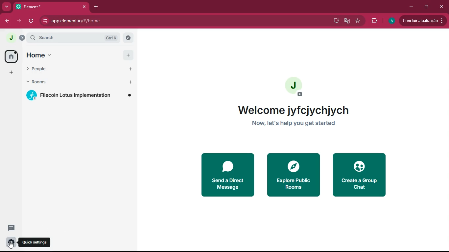 The width and height of the screenshot is (449, 252). What do you see at coordinates (11, 56) in the screenshot?
I see `home` at bounding box center [11, 56].